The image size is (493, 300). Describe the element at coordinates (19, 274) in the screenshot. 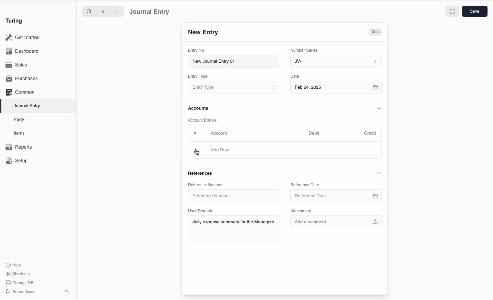

I see `Shortcuts` at that location.